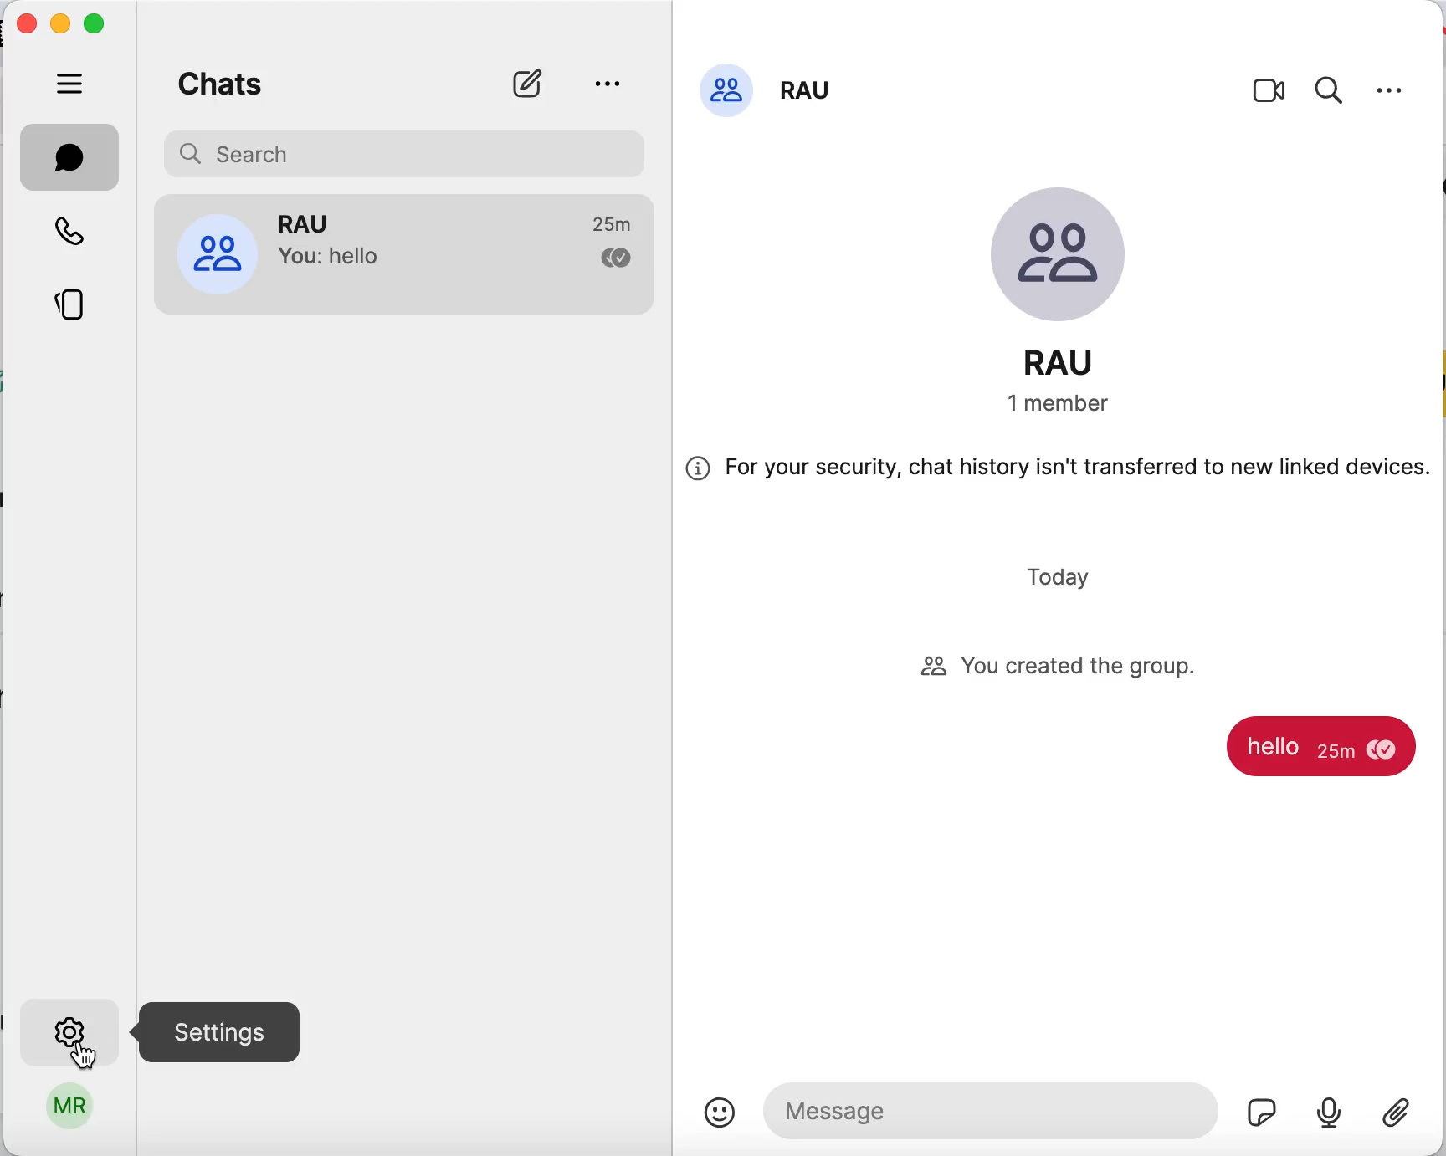 The image size is (1446, 1156). What do you see at coordinates (1078, 668) in the screenshot?
I see `you created the group` at bounding box center [1078, 668].